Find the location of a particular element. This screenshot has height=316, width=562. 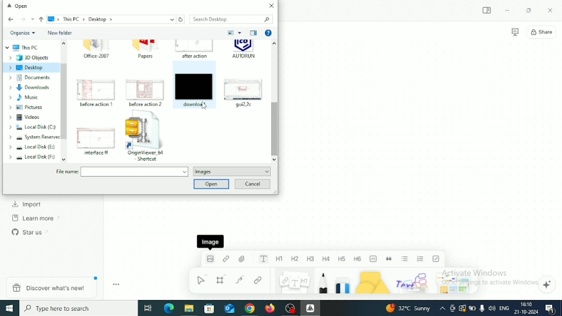

Open is located at coordinates (211, 184).